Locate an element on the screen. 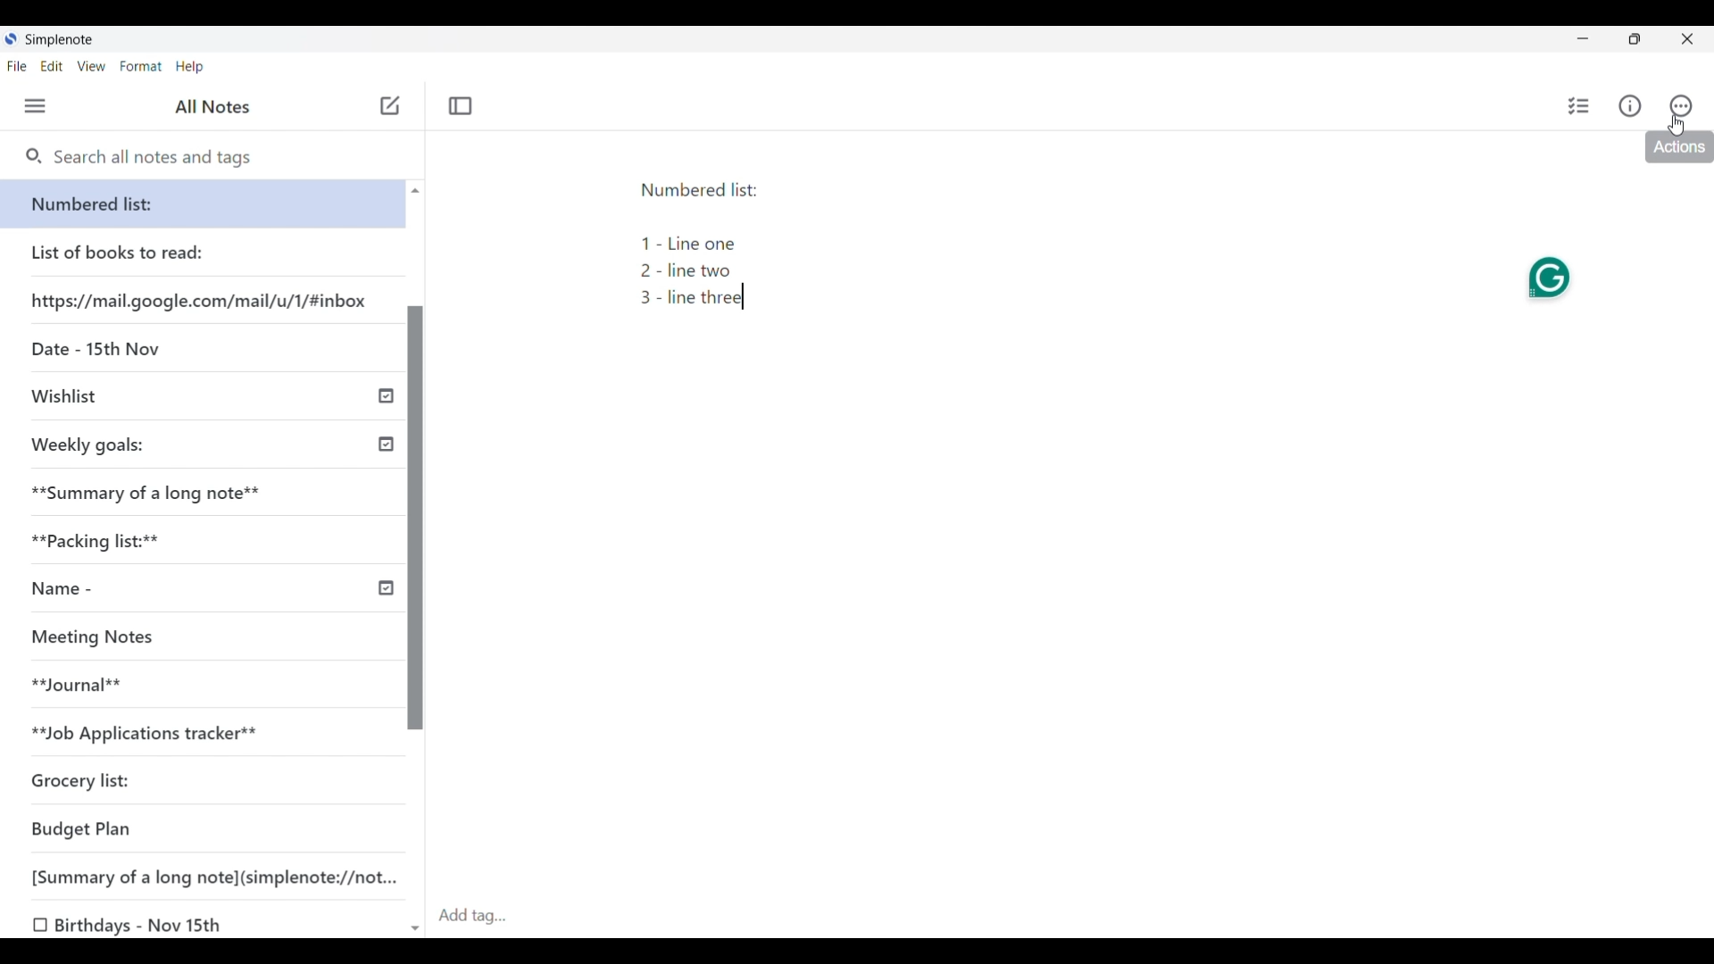 This screenshot has height=964, width=1714. Wishlist is located at coordinates (76, 400).